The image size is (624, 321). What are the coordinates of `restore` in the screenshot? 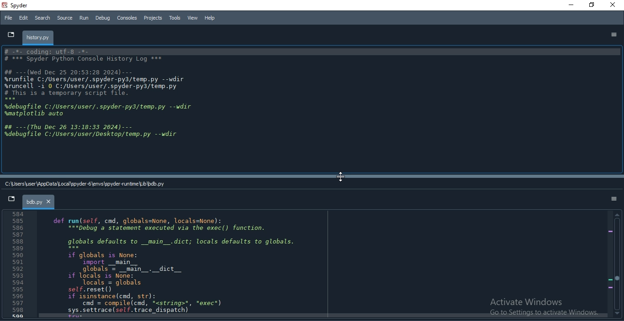 It's located at (592, 5).